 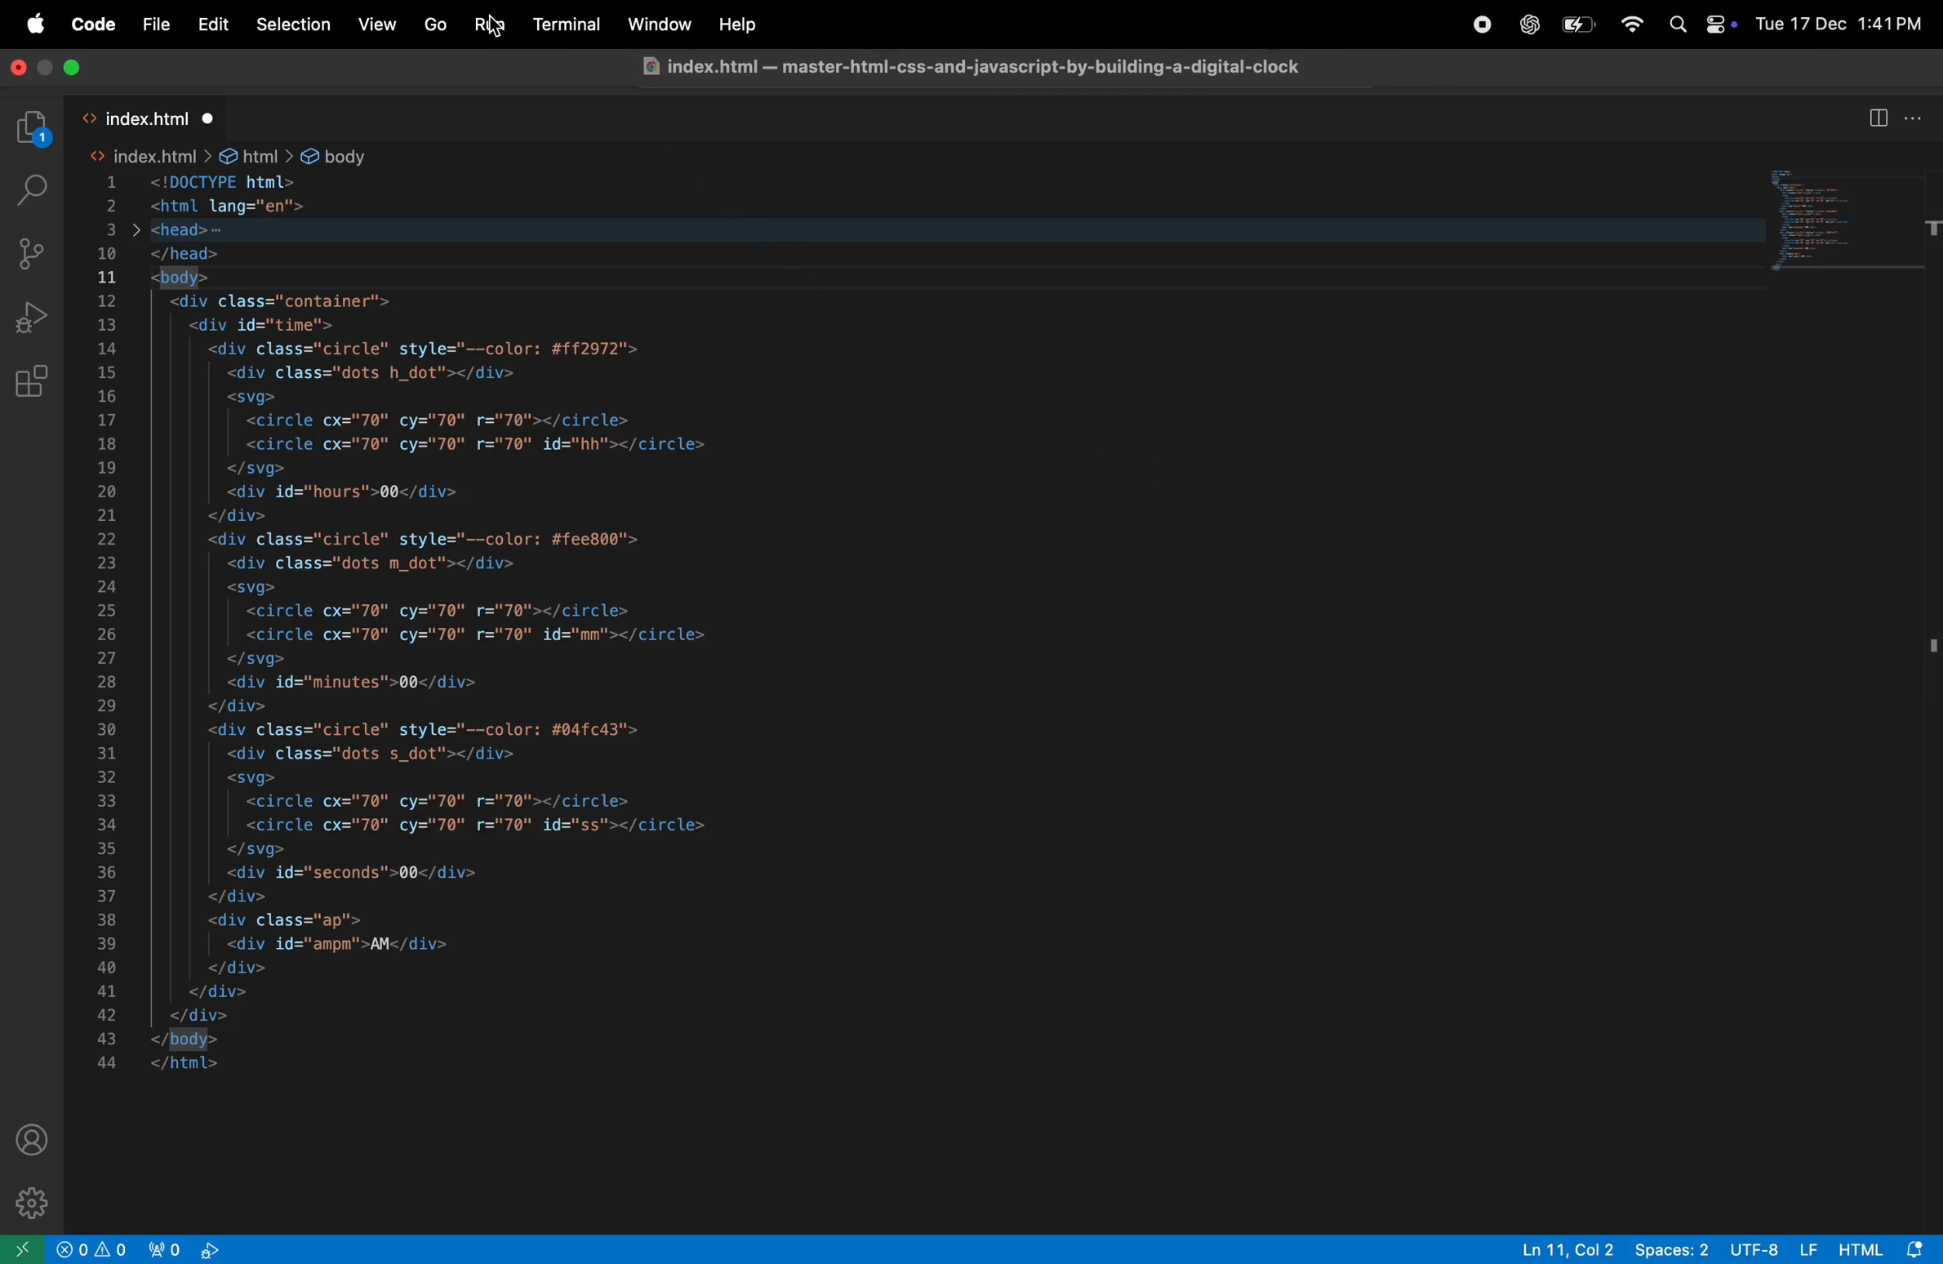 What do you see at coordinates (95, 1249) in the screenshot?
I see `no problems` at bounding box center [95, 1249].